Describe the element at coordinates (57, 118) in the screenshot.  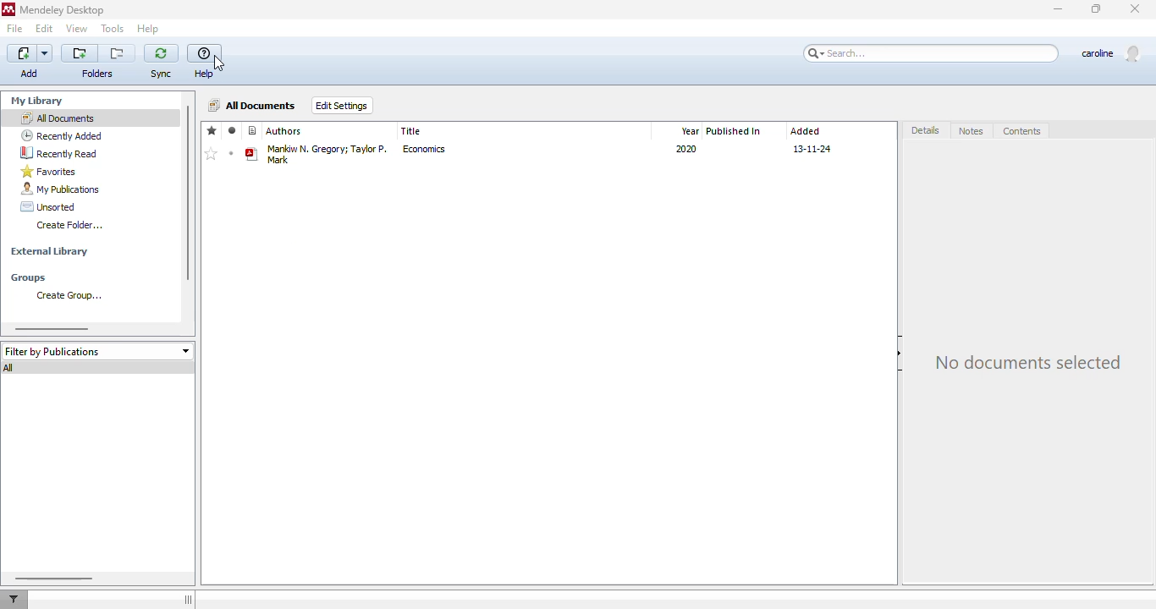
I see `all documents` at that location.